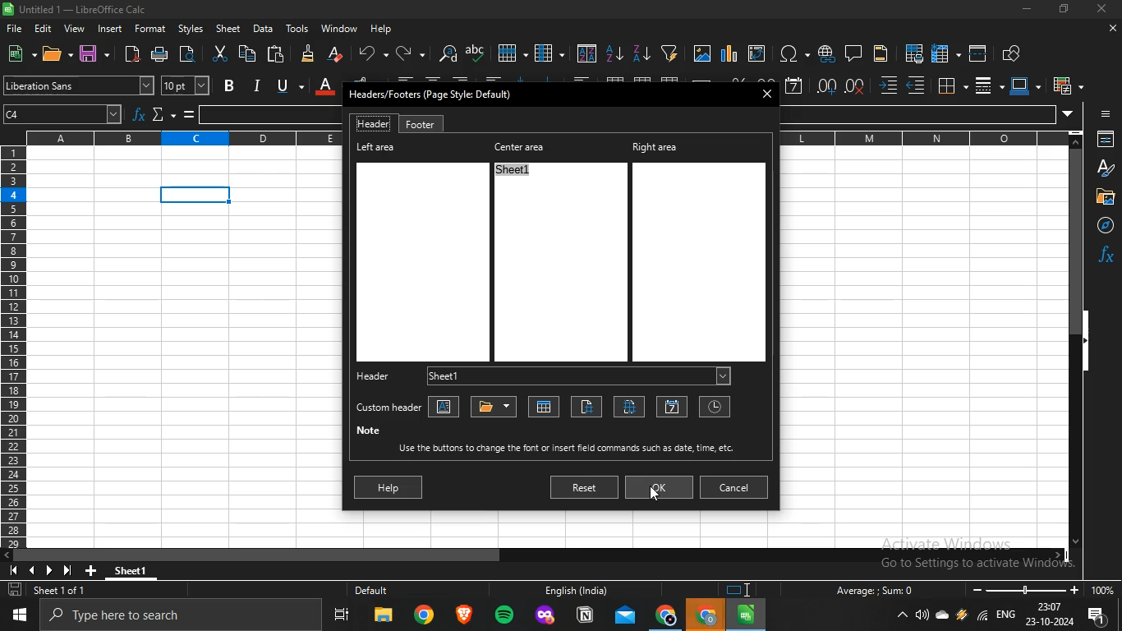  What do you see at coordinates (12, 350) in the screenshot?
I see `row` at bounding box center [12, 350].